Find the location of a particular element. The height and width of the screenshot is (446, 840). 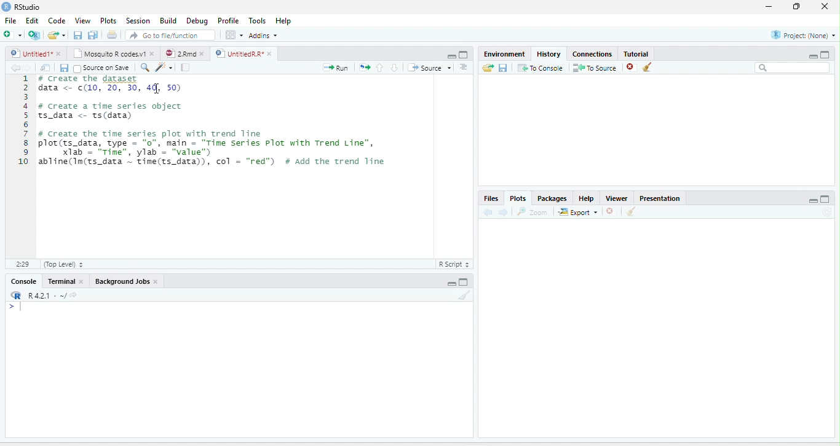

Viewer is located at coordinates (617, 198).